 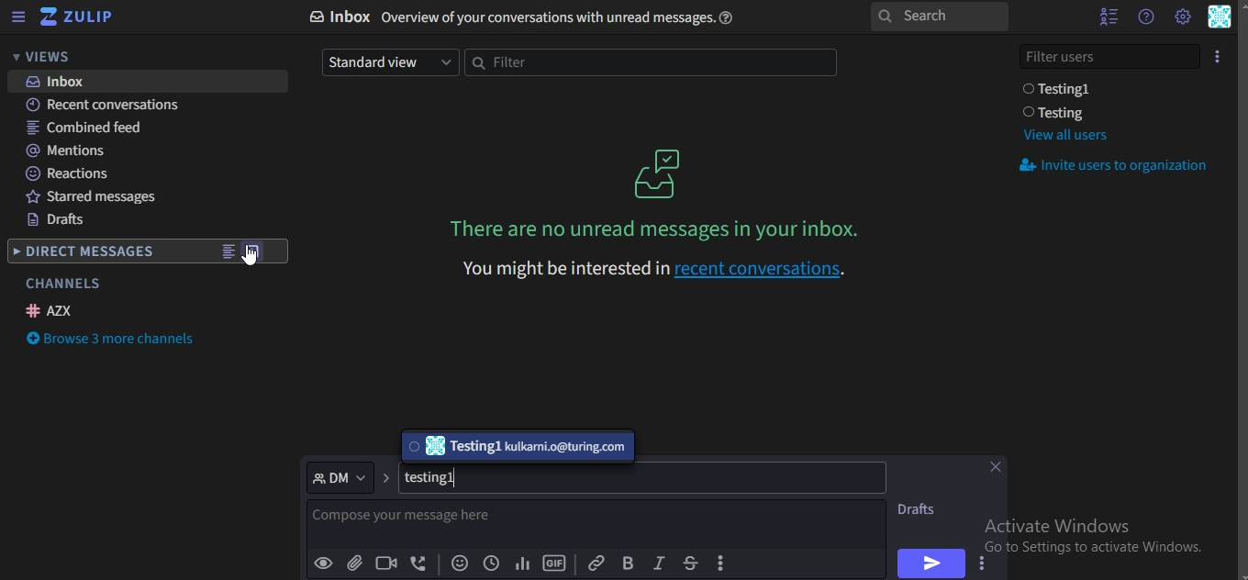 What do you see at coordinates (461, 564) in the screenshot?
I see `add emoji` at bounding box center [461, 564].